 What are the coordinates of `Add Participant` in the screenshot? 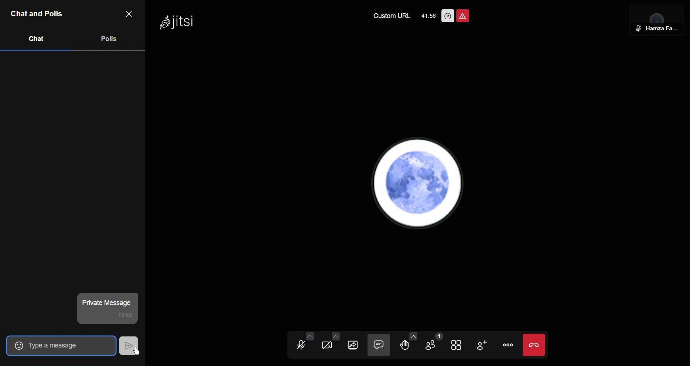 It's located at (486, 346).